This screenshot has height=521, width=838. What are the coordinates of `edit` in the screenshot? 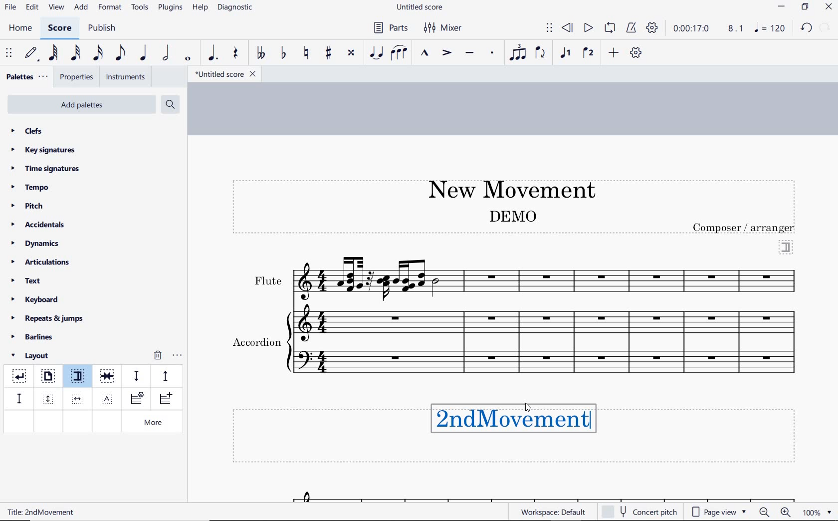 It's located at (31, 7).